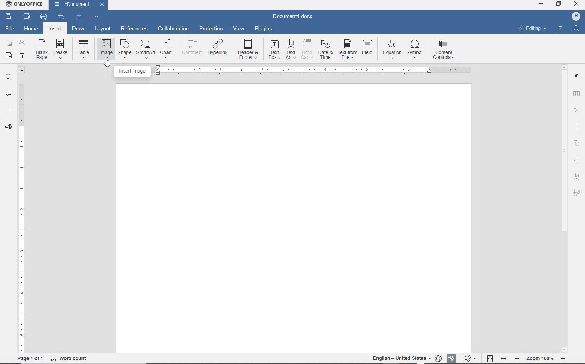  I want to click on text from file, so click(348, 49).